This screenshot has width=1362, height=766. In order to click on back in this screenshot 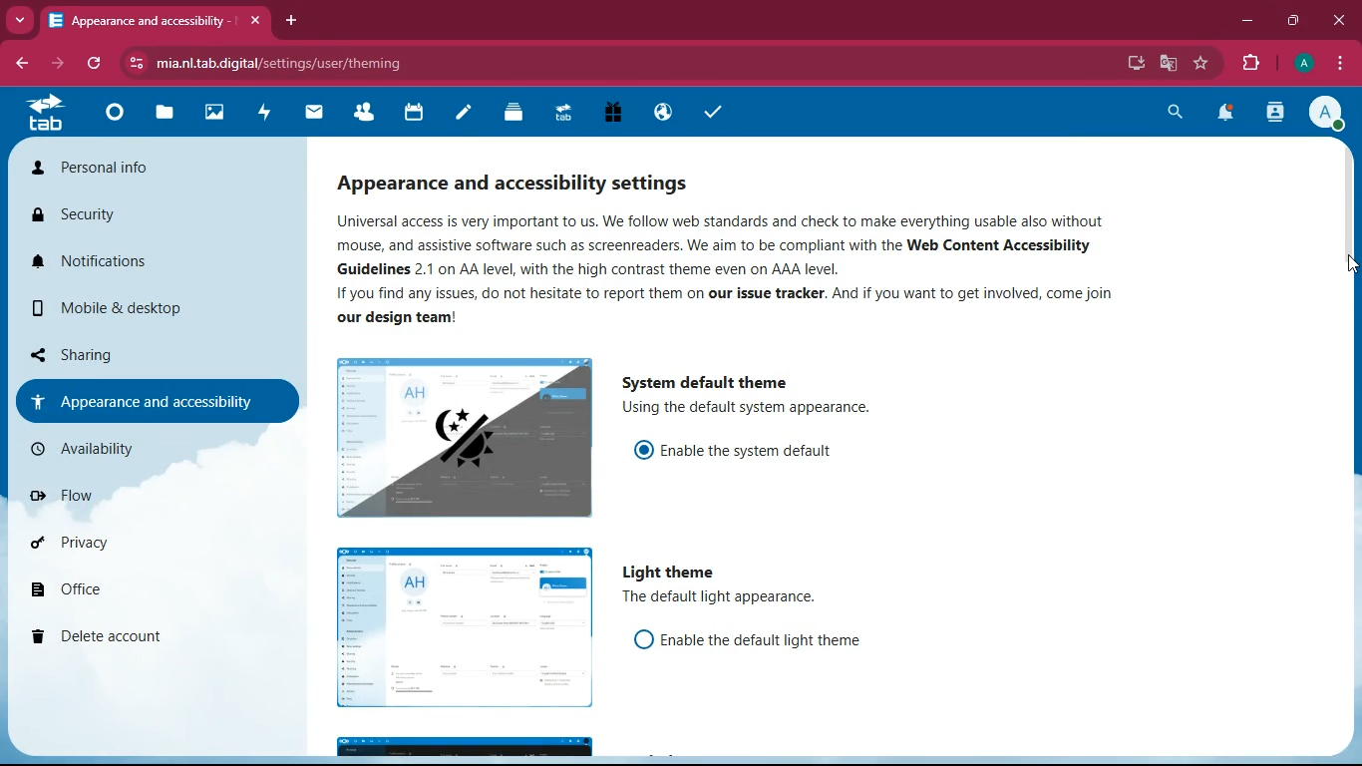, I will do `click(22, 64)`.